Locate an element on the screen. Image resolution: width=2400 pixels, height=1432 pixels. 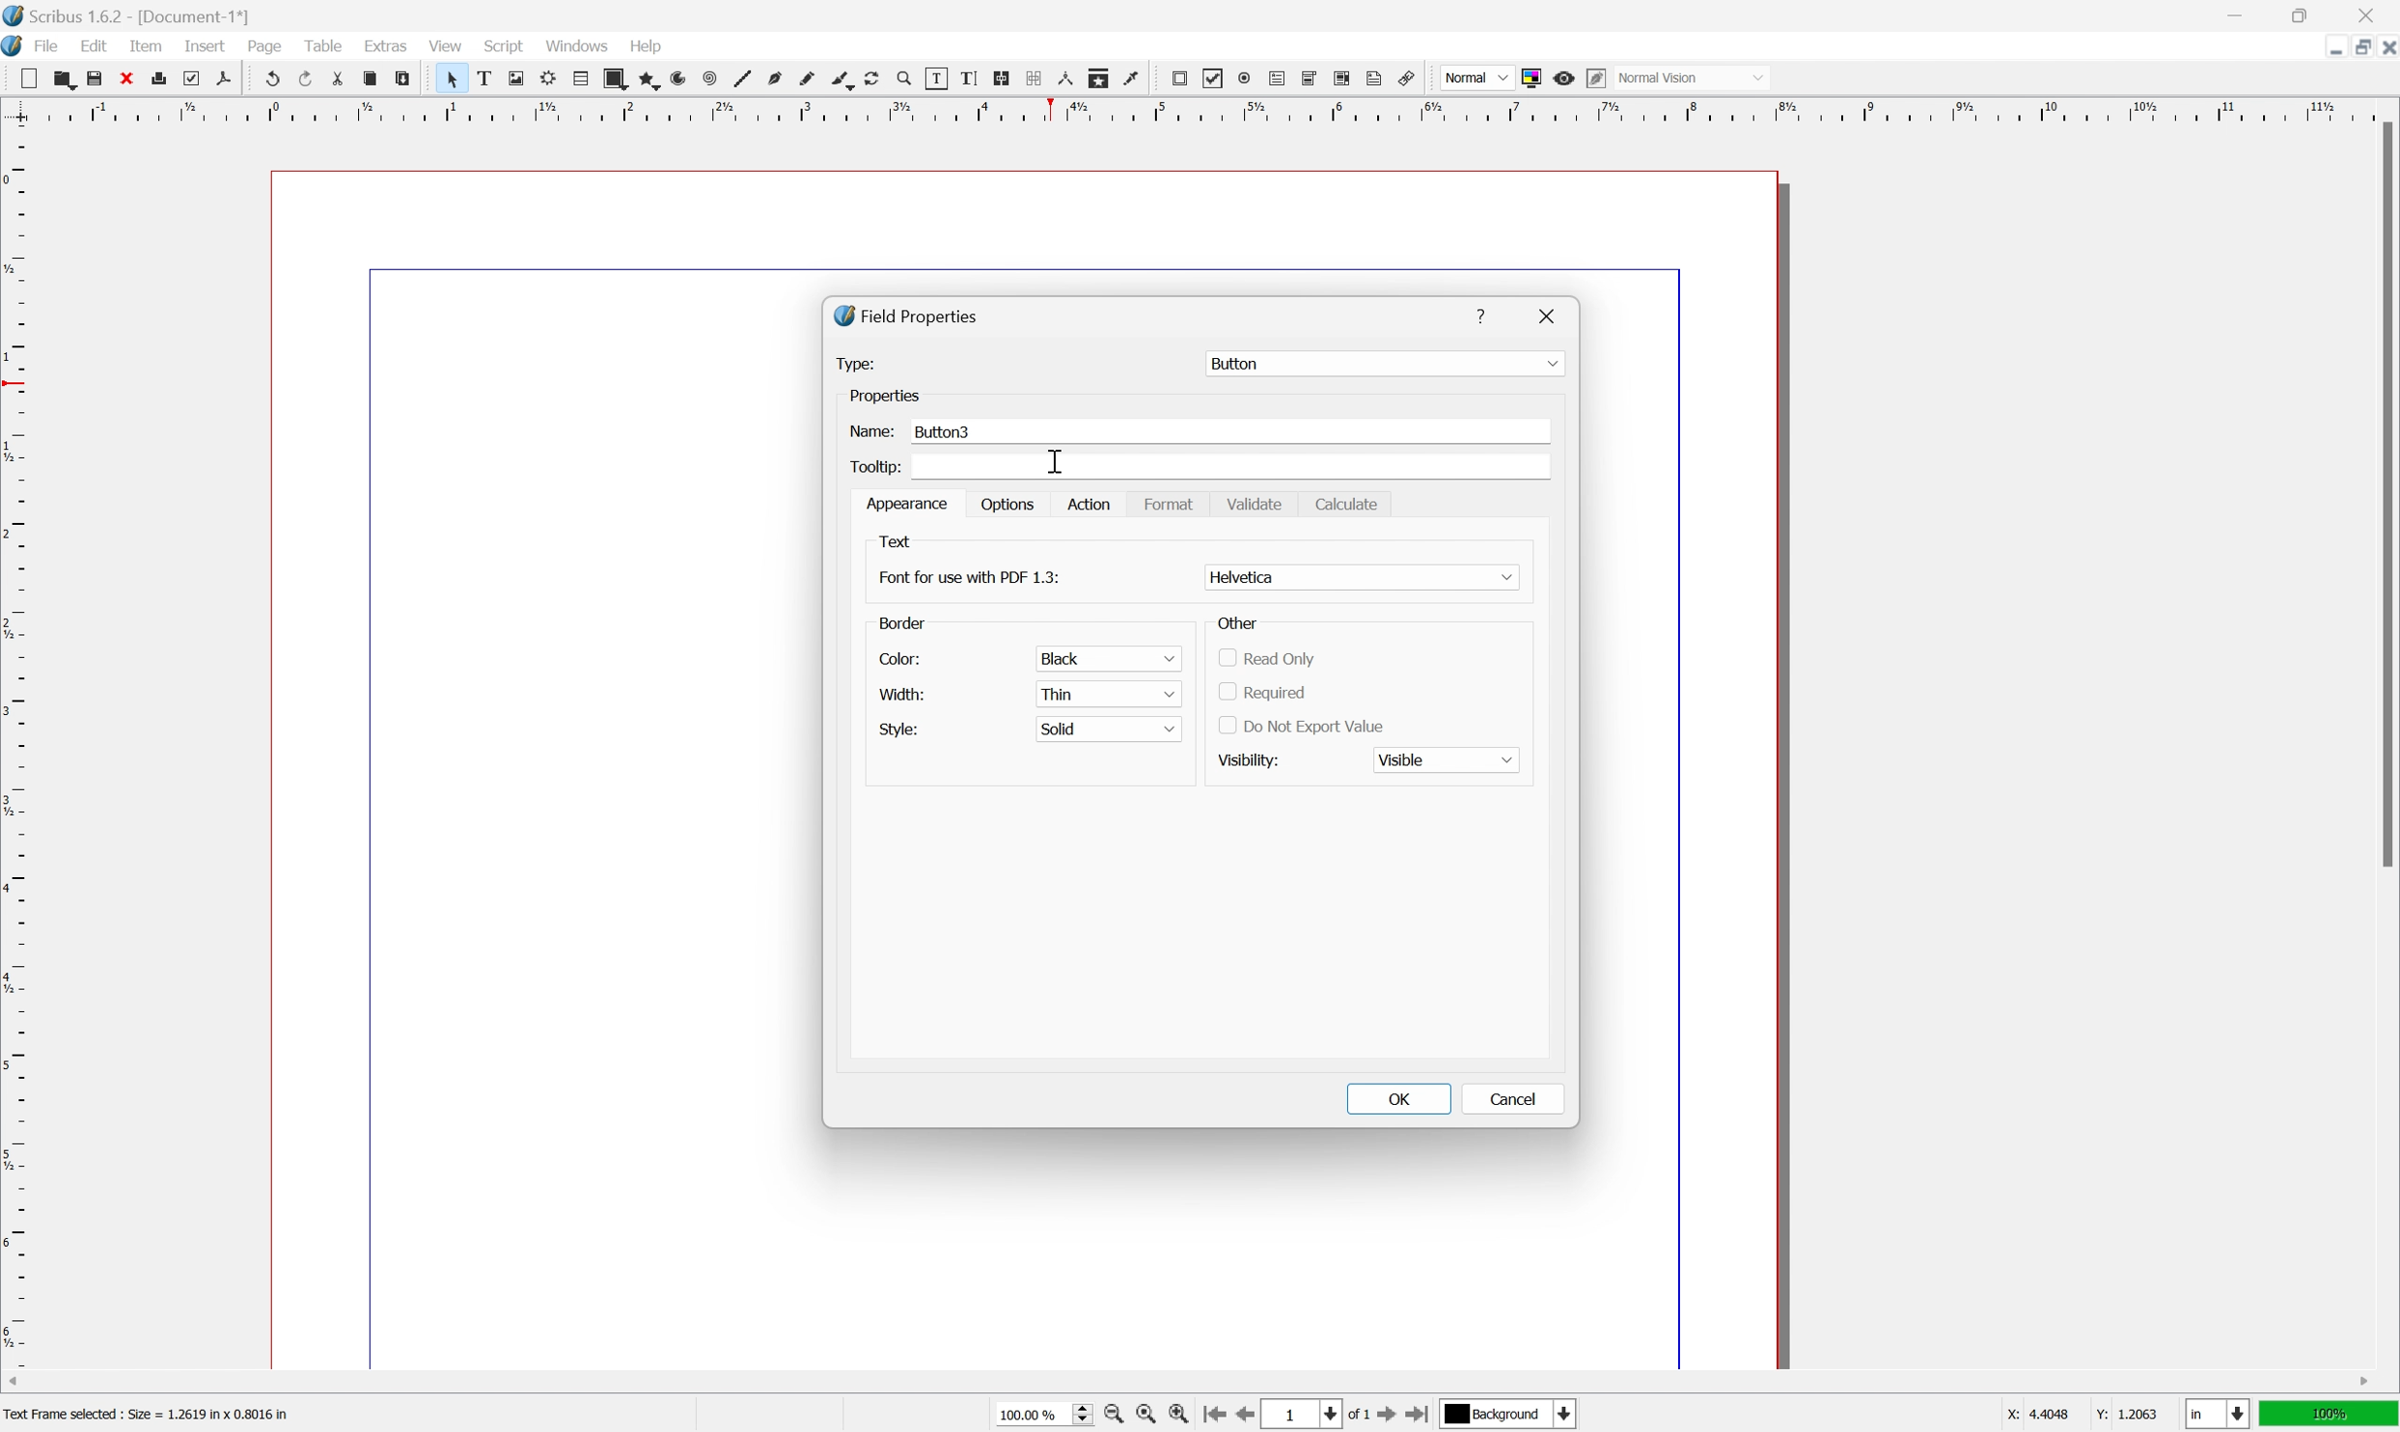
insert is located at coordinates (207, 47).